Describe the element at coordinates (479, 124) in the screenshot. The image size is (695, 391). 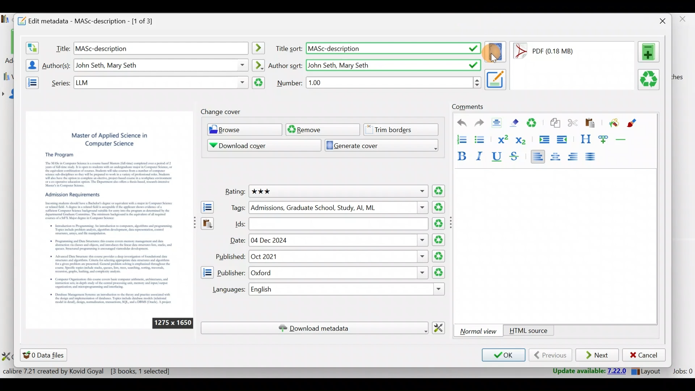
I see `Redo` at that location.